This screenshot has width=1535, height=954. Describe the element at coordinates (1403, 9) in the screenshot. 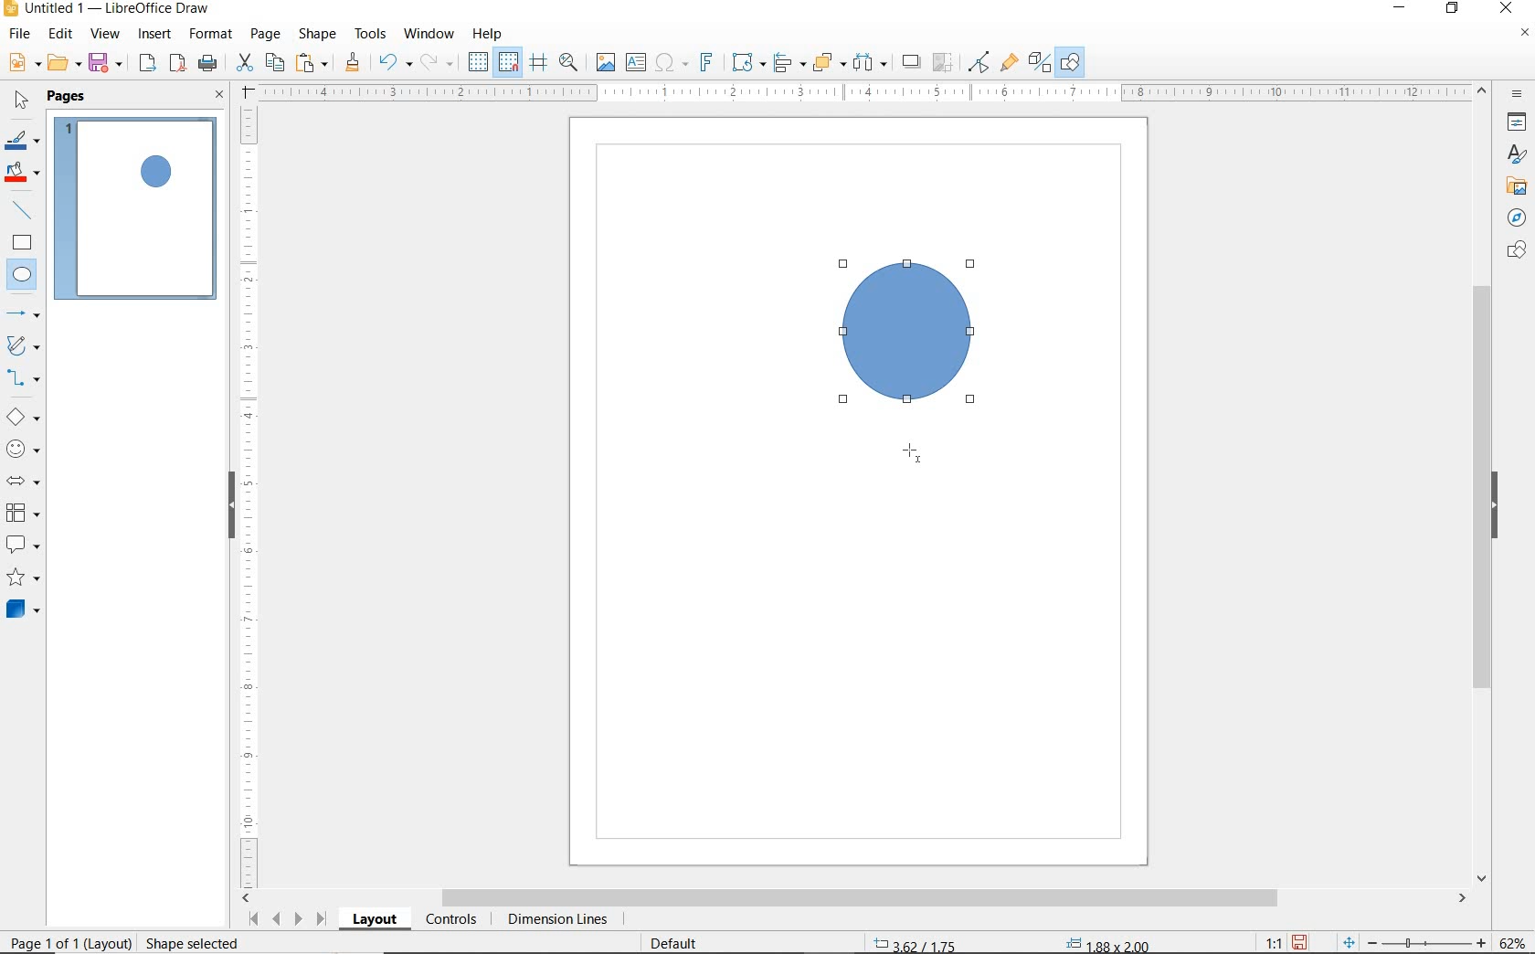

I see `MINIMIZE` at that location.